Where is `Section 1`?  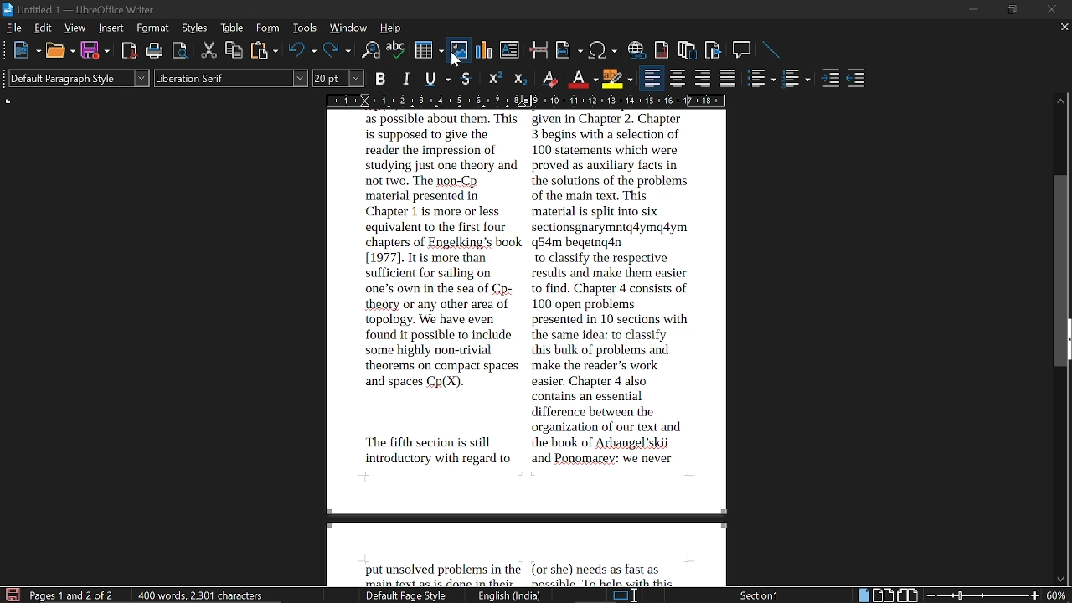
Section 1 is located at coordinates (756, 595).